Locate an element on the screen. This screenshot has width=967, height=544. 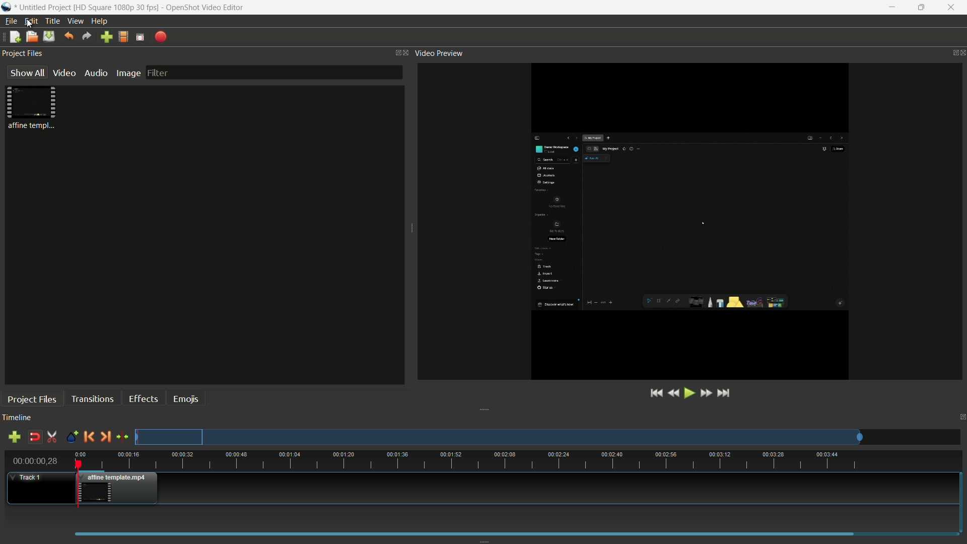
track 1 is located at coordinates (28, 478).